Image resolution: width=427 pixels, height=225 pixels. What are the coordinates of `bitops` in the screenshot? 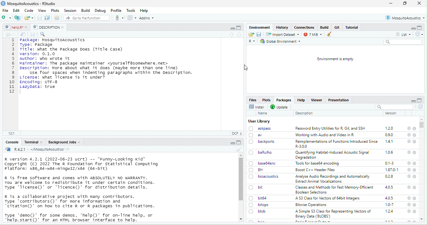 It's located at (259, 205).